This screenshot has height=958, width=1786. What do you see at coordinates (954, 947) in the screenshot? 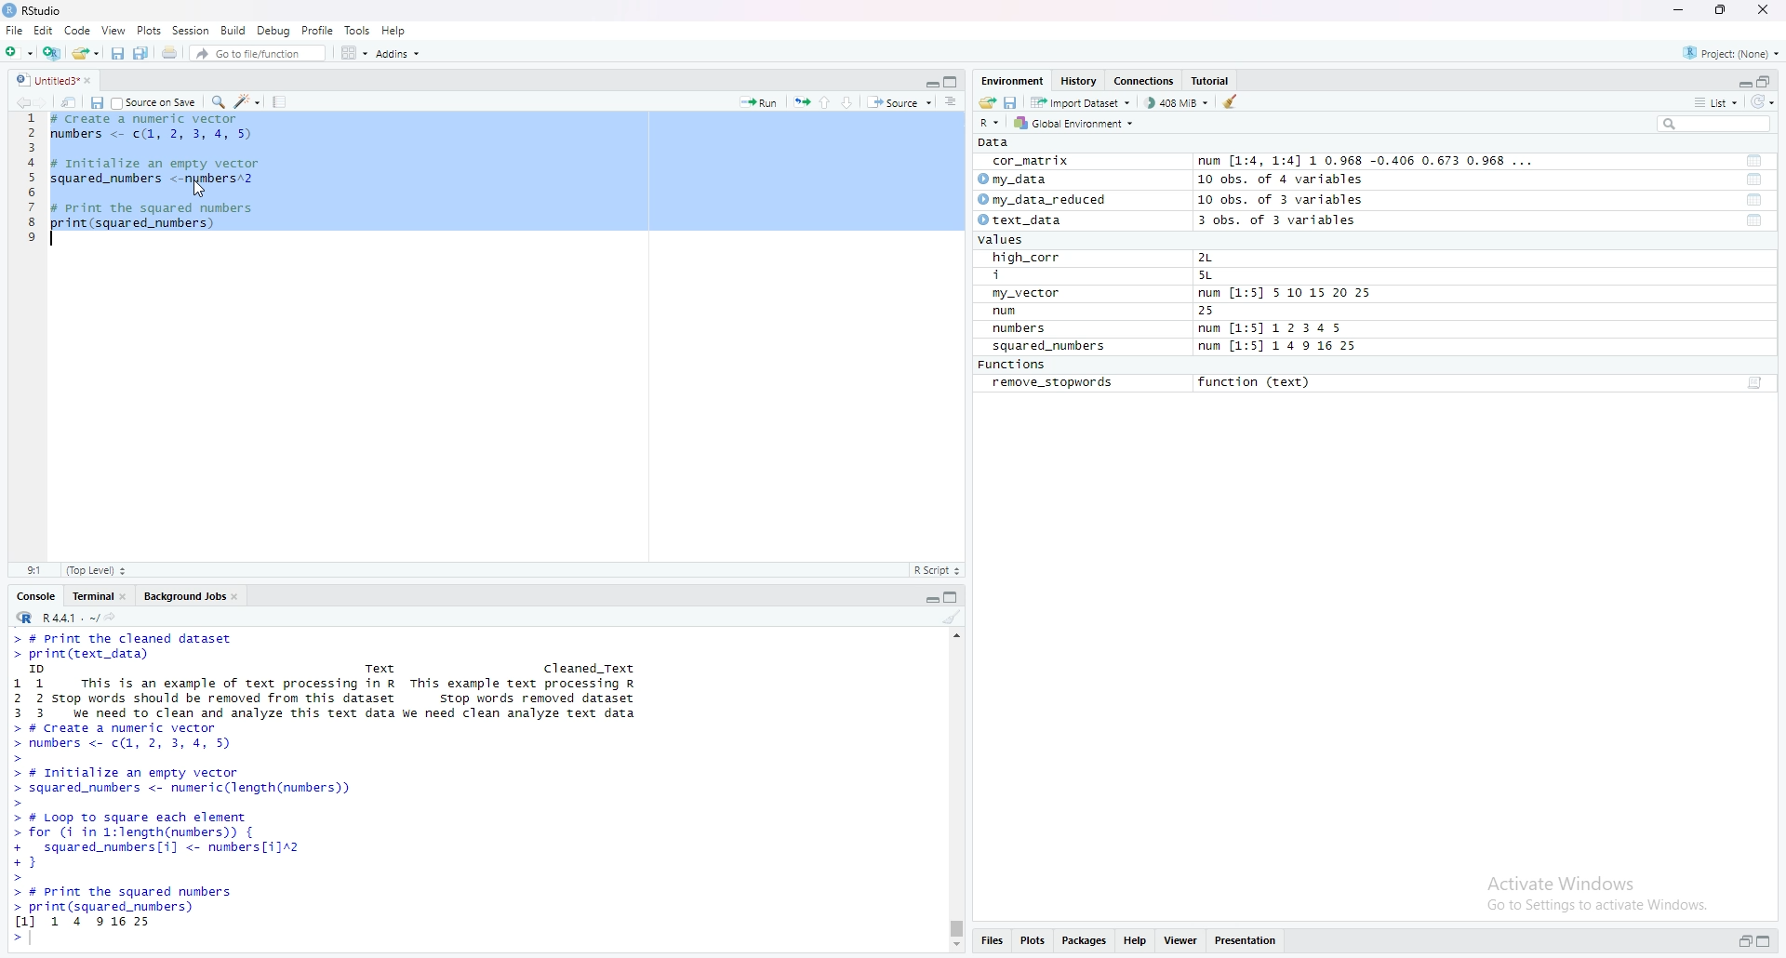
I see `scrollbar down` at bounding box center [954, 947].